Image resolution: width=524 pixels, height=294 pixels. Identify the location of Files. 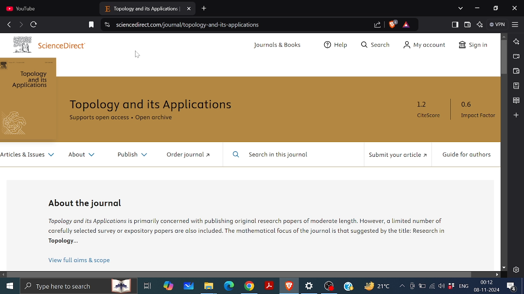
(209, 287).